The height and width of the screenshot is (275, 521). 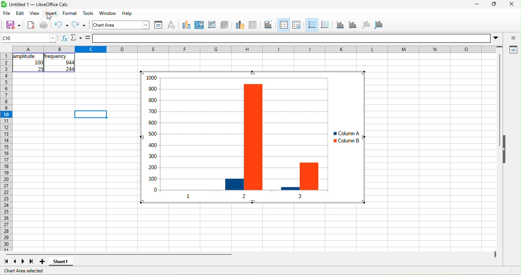 What do you see at coordinates (44, 26) in the screenshot?
I see `print` at bounding box center [44, 26].